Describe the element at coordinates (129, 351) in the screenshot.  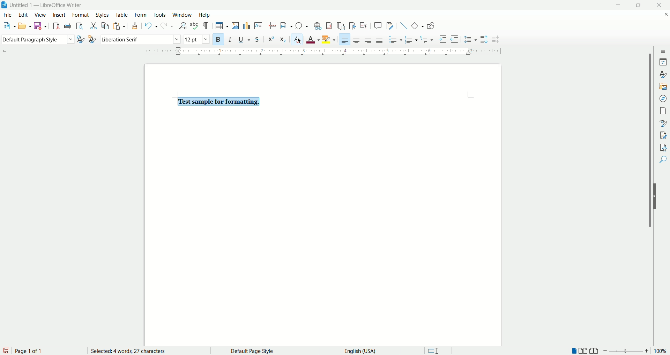
I see `words and characters` at that location.